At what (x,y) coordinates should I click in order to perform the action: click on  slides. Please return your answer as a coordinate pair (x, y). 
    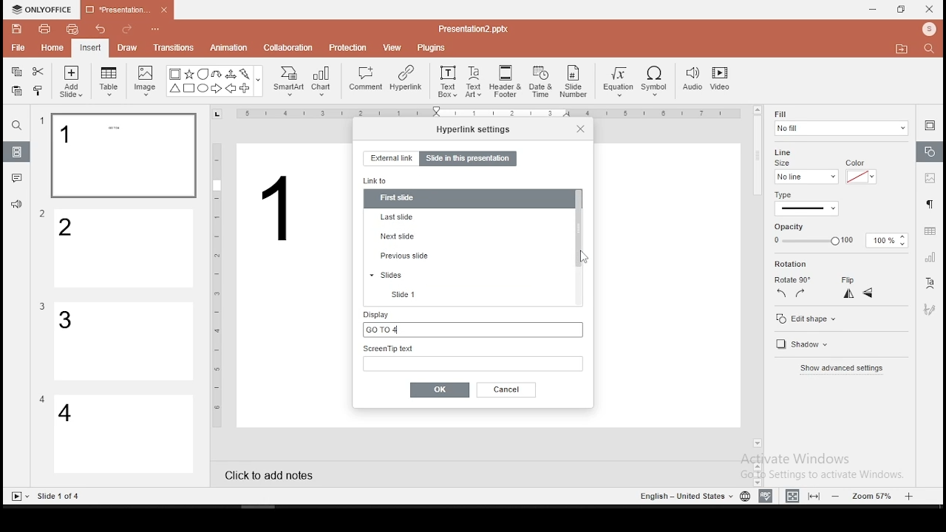
    Looking at the image, I should click on (468, 276).